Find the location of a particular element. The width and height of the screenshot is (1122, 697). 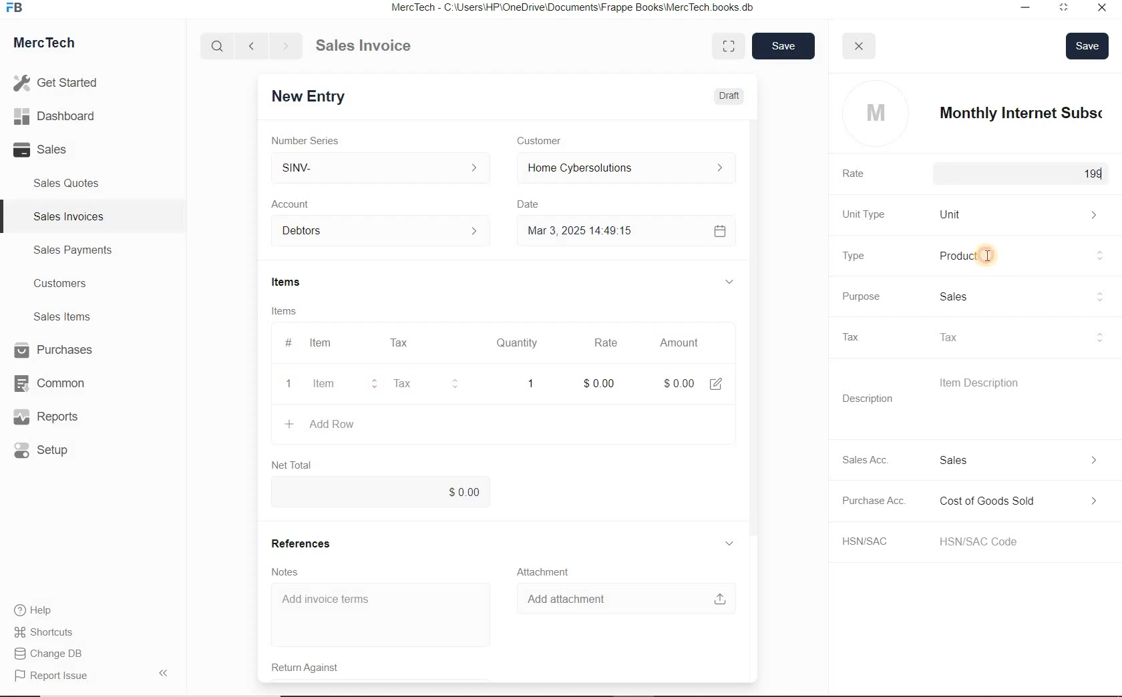

Customers is located at coordinates (72, 284).